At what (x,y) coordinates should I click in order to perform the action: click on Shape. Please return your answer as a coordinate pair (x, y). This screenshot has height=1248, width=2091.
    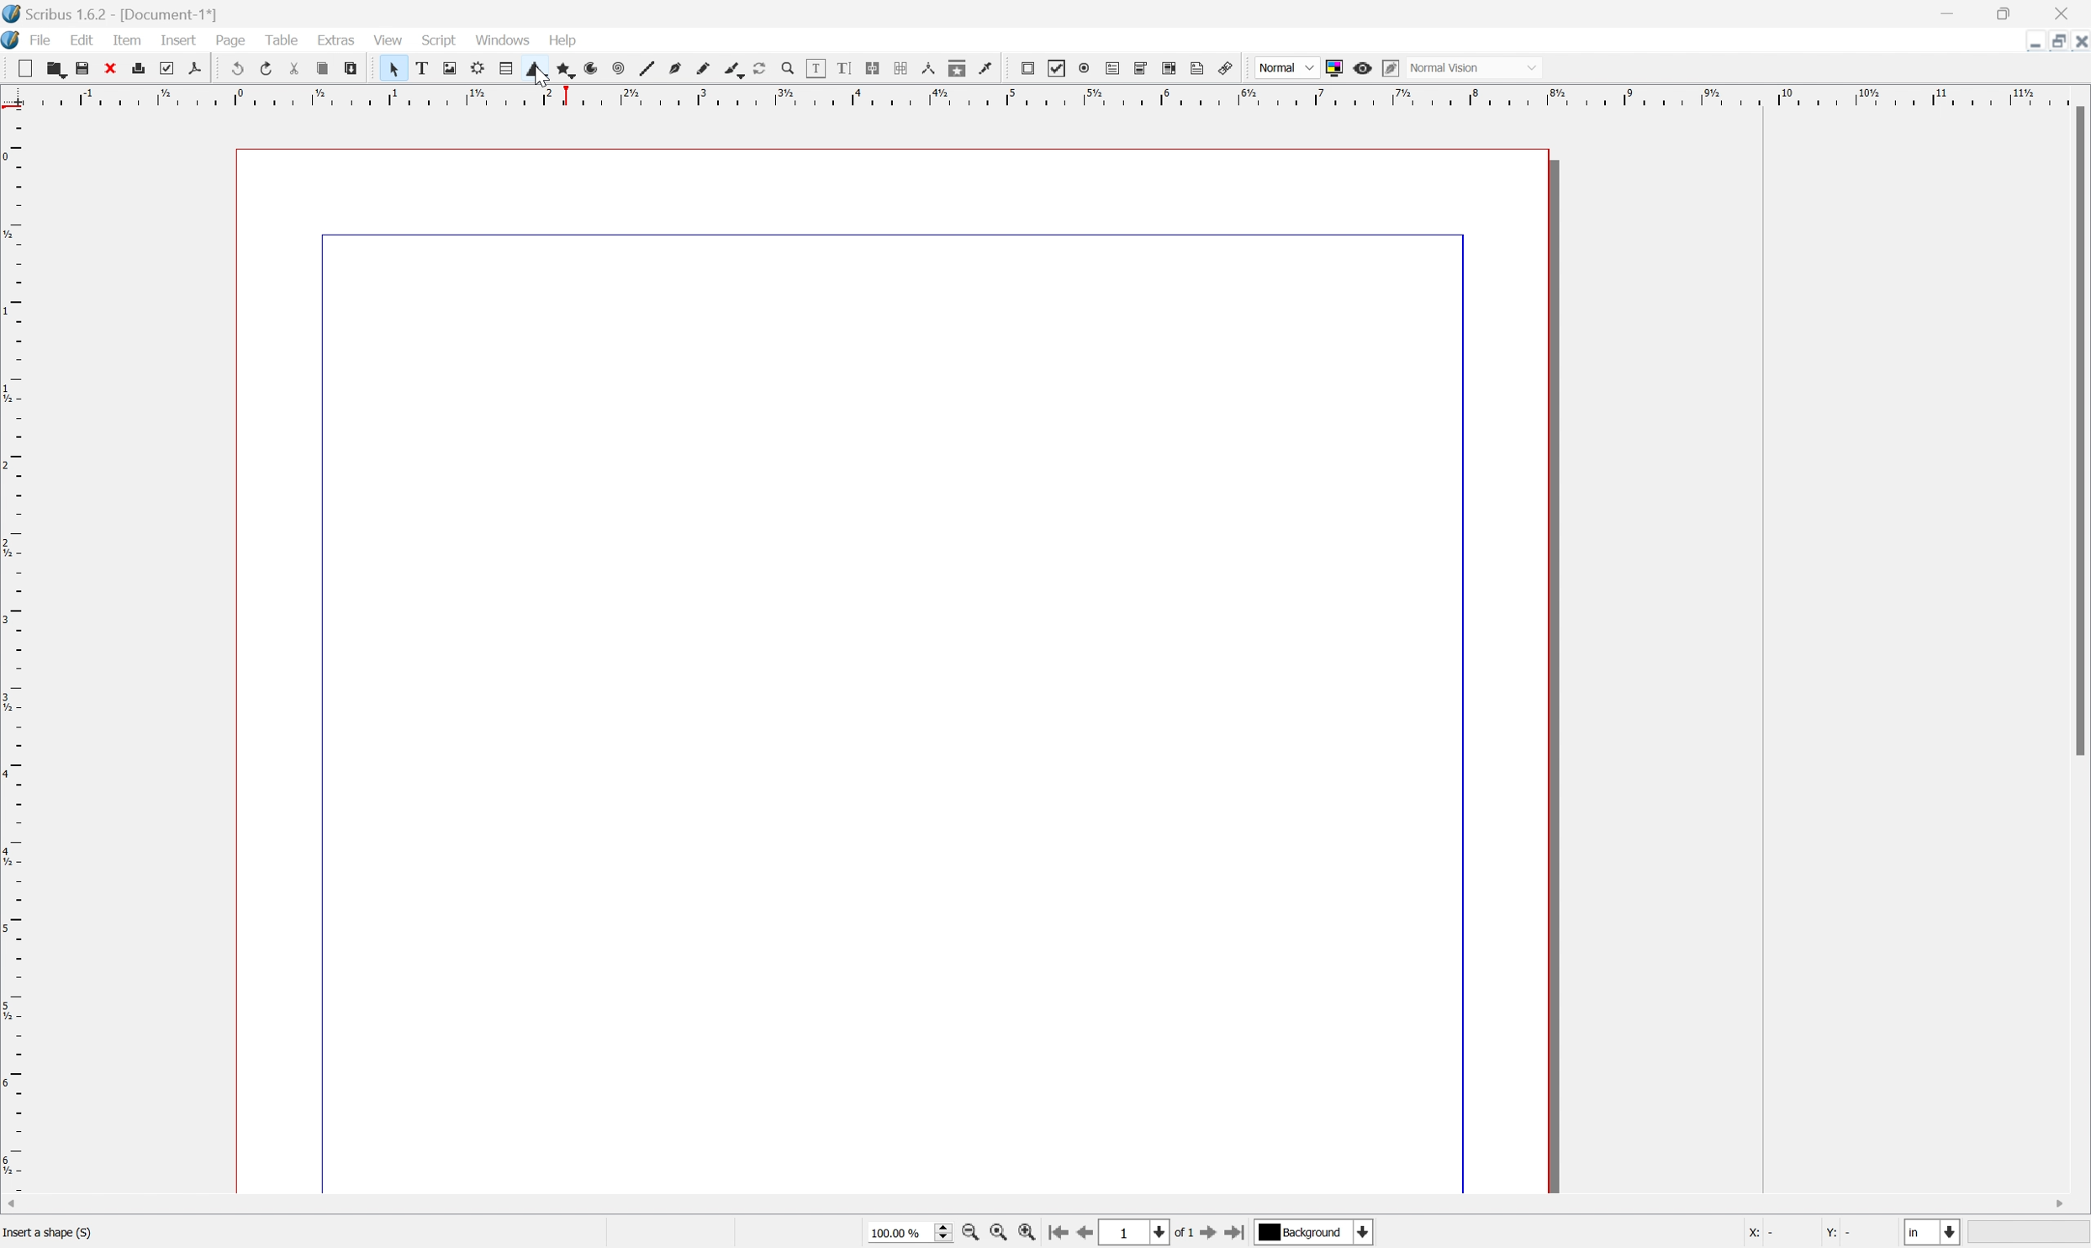
    Looking at the image, I should click on (530, 71).